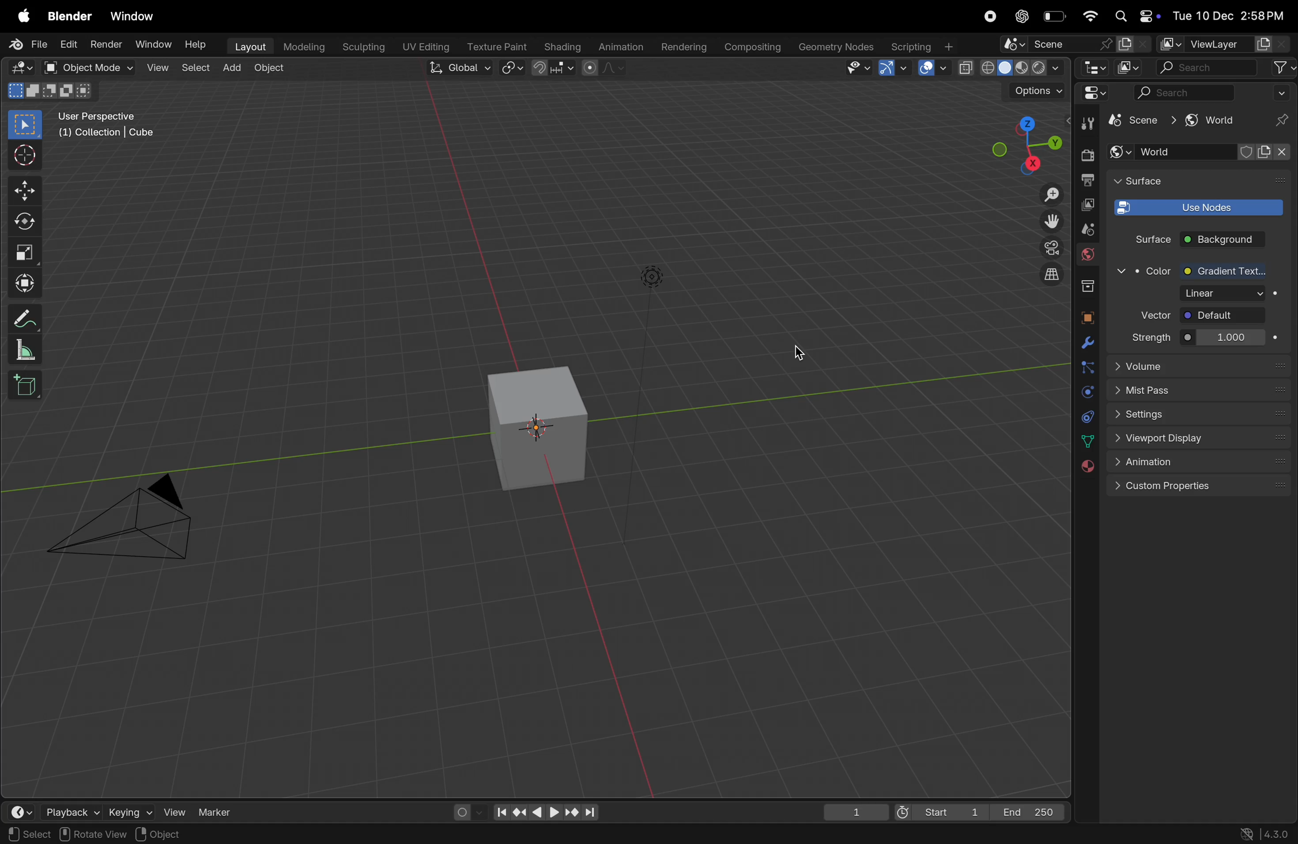 This screenshot has width=1298, height=844. Describe the element at coordinates (1087, 206) in the screenshot. I see `copy` at that location.